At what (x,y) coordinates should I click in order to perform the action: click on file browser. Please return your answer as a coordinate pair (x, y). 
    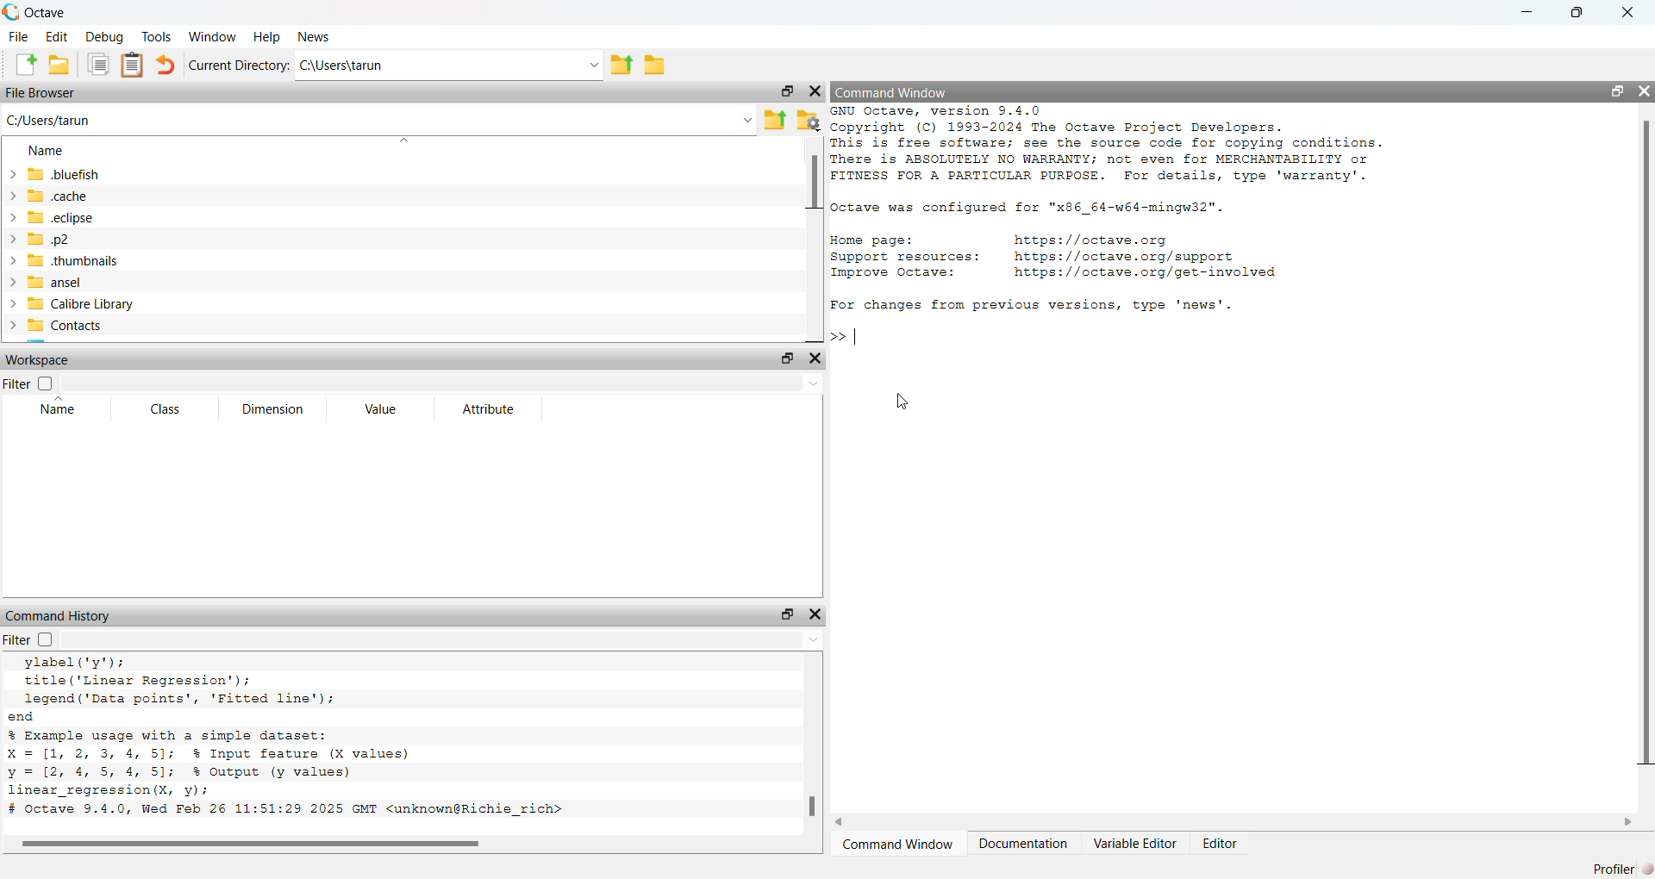
    Looking at the image, I should click on (42, 94).